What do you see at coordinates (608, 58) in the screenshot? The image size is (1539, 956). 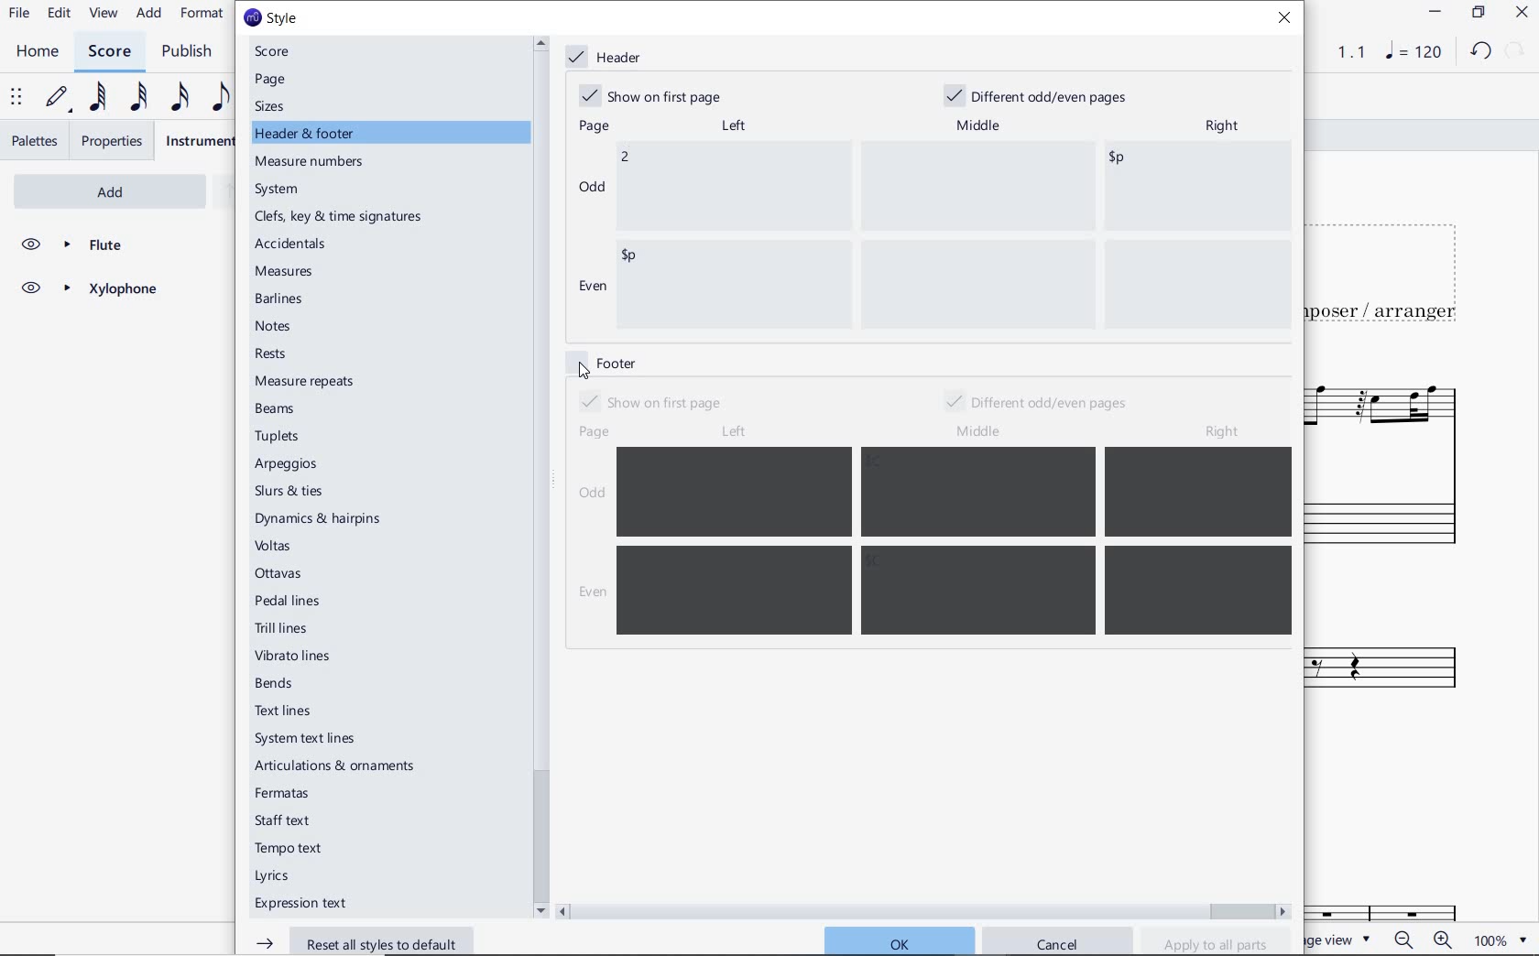 I see `header marked` at bounding box center [608, 58].